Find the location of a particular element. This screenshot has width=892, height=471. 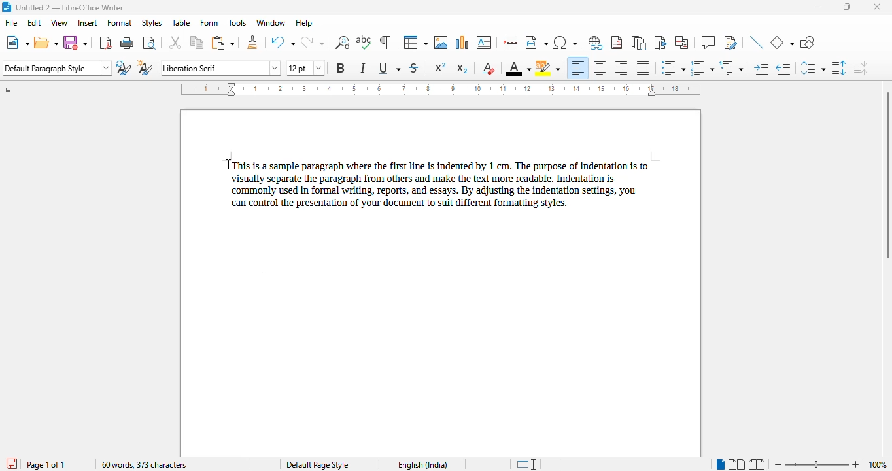

zoom factor is located at coordinates (878, 464).